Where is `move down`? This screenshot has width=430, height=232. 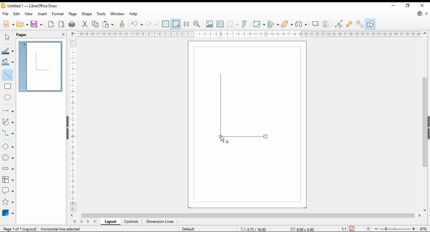 move down is located at coordinates (425, 211).